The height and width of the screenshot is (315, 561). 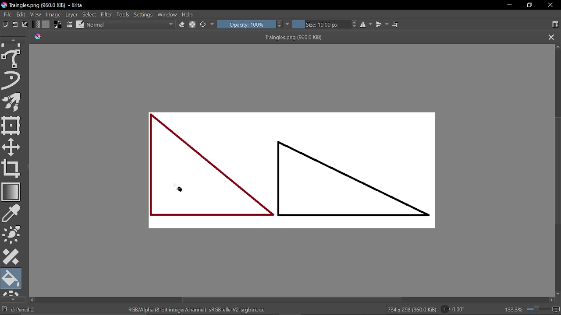 What do you see at coordinates (325, 24) in the screenshot?
I see `Size: 10.00 px` at bounding box center [325, 24].